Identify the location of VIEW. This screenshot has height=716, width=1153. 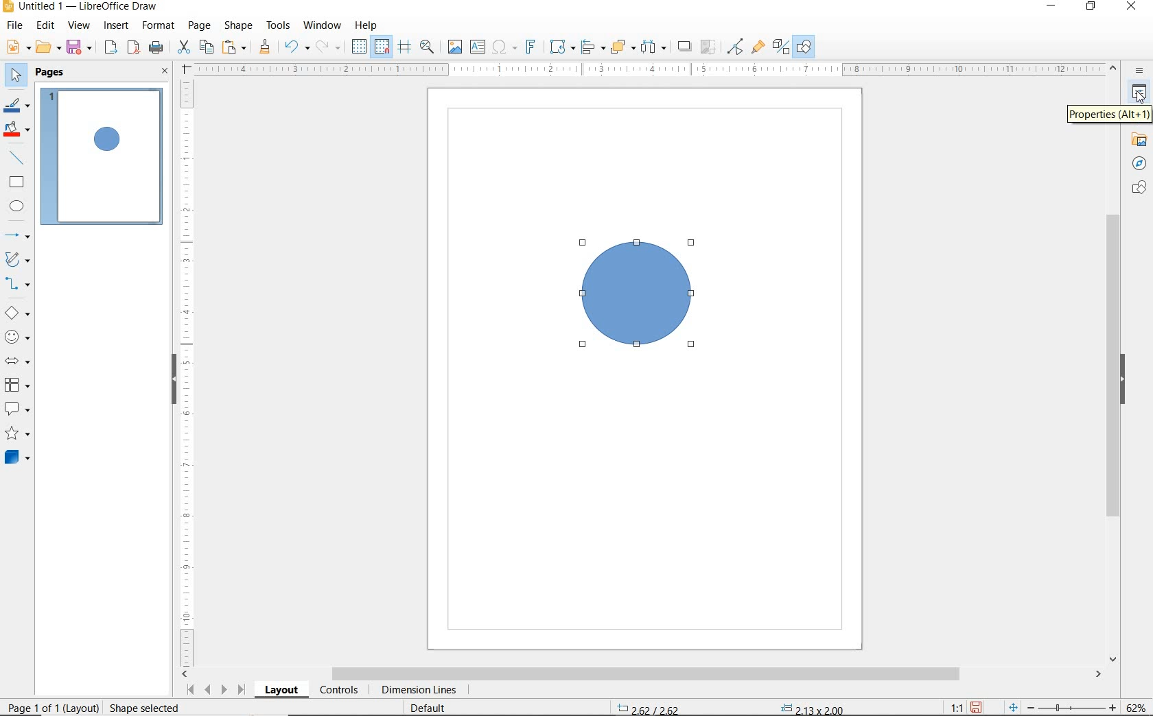
(78, 25).